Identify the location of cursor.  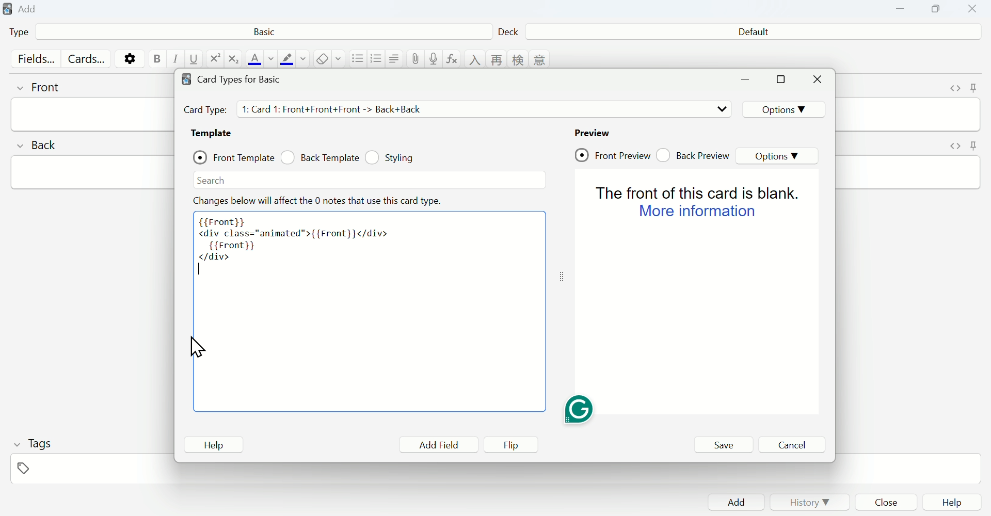
(200, 346).